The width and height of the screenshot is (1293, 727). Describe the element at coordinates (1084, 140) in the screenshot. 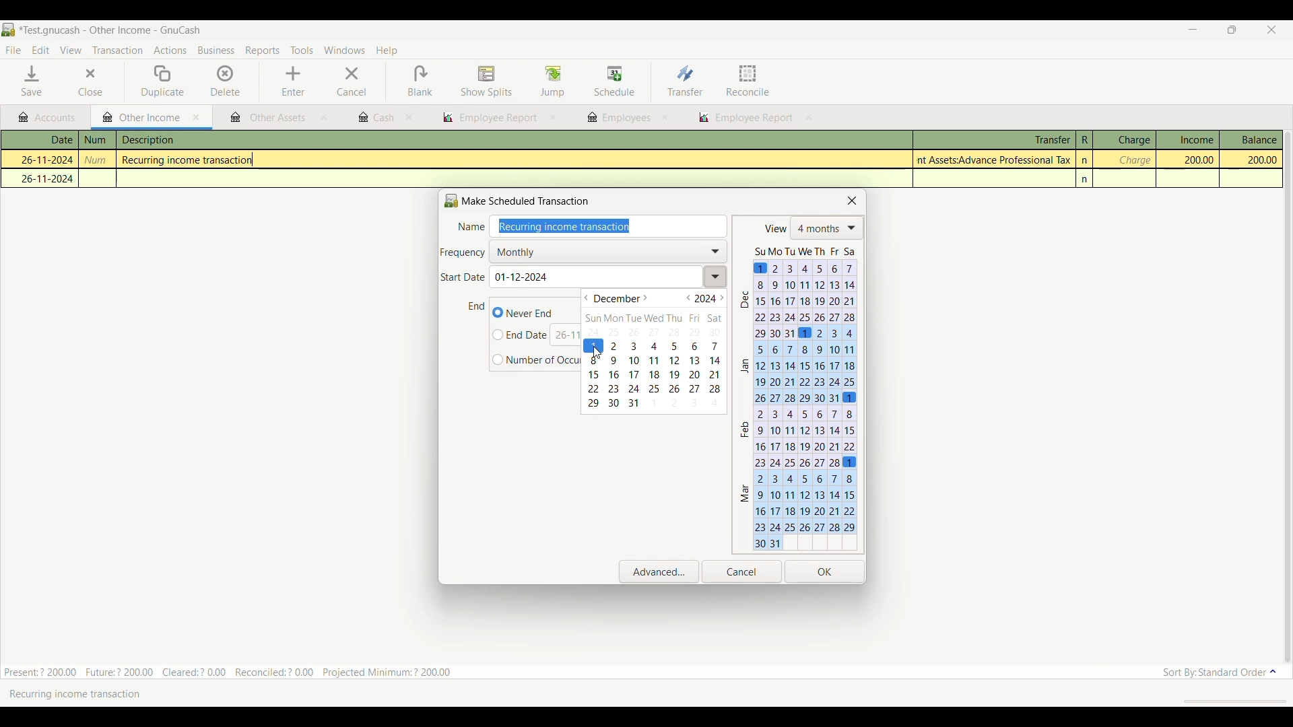

I see `R column` at that location.